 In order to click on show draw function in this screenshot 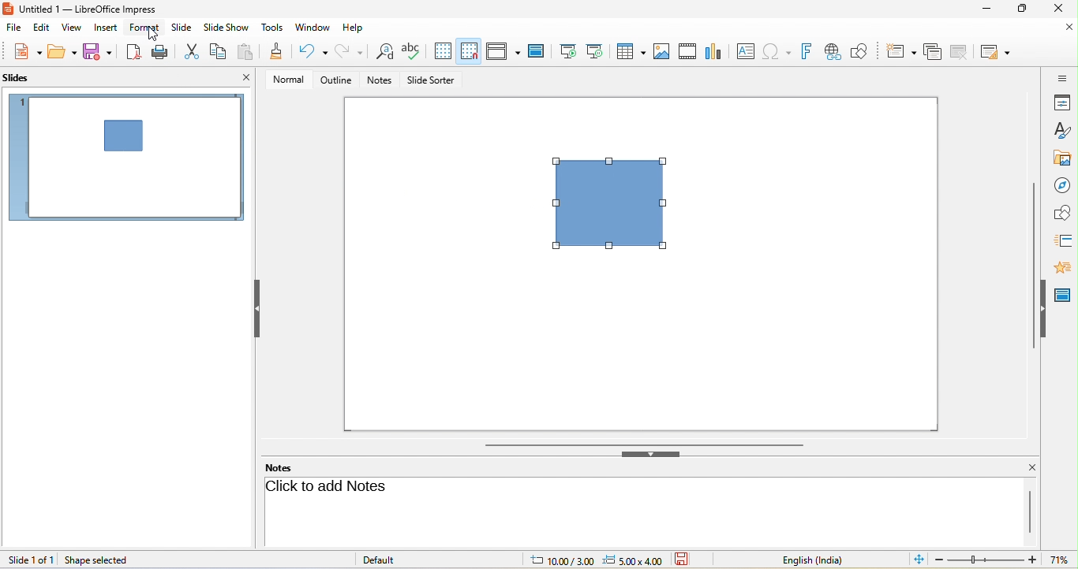, I will do `click(865, 50)`.